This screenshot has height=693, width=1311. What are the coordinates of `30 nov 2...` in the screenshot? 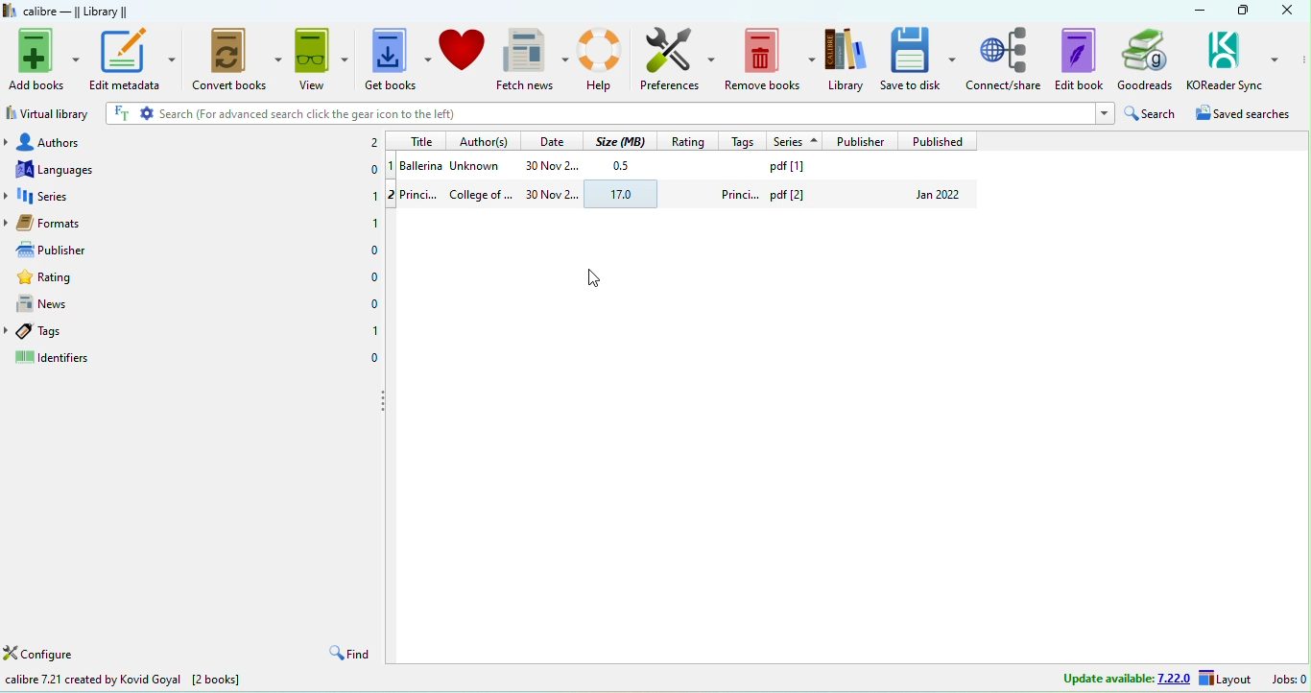 It's located at (553, 194).